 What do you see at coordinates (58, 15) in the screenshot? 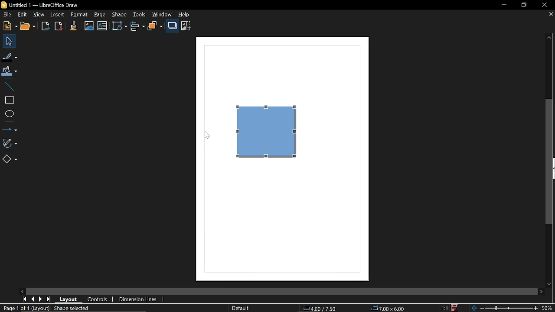
I see `Insert` at bounding box center [58, 15].